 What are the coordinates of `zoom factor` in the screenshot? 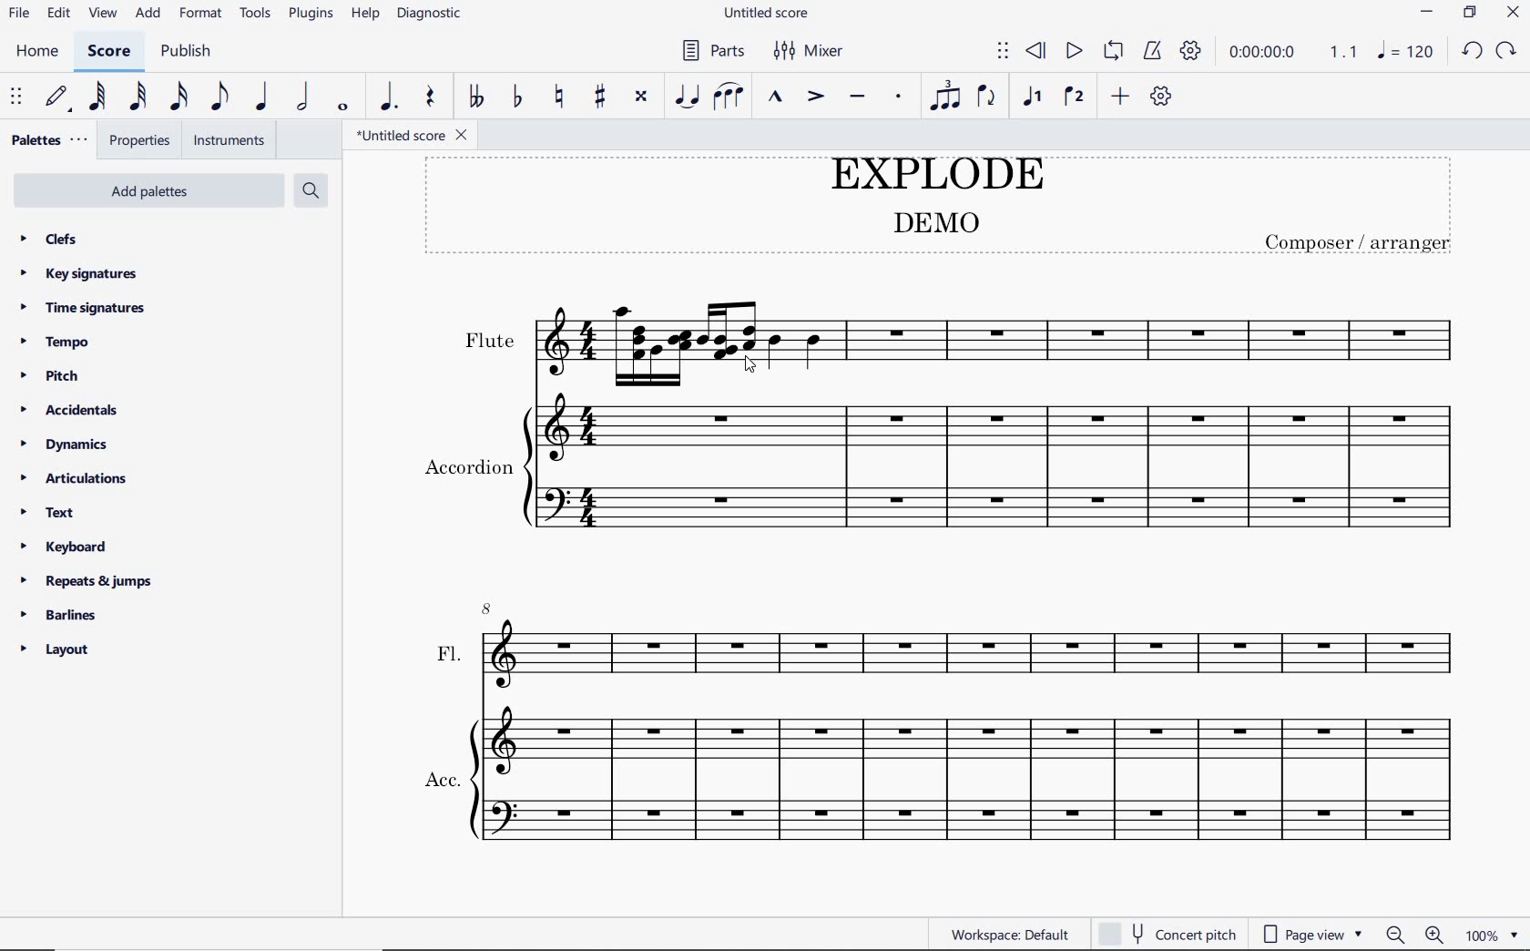 It's located at (1494, 931).